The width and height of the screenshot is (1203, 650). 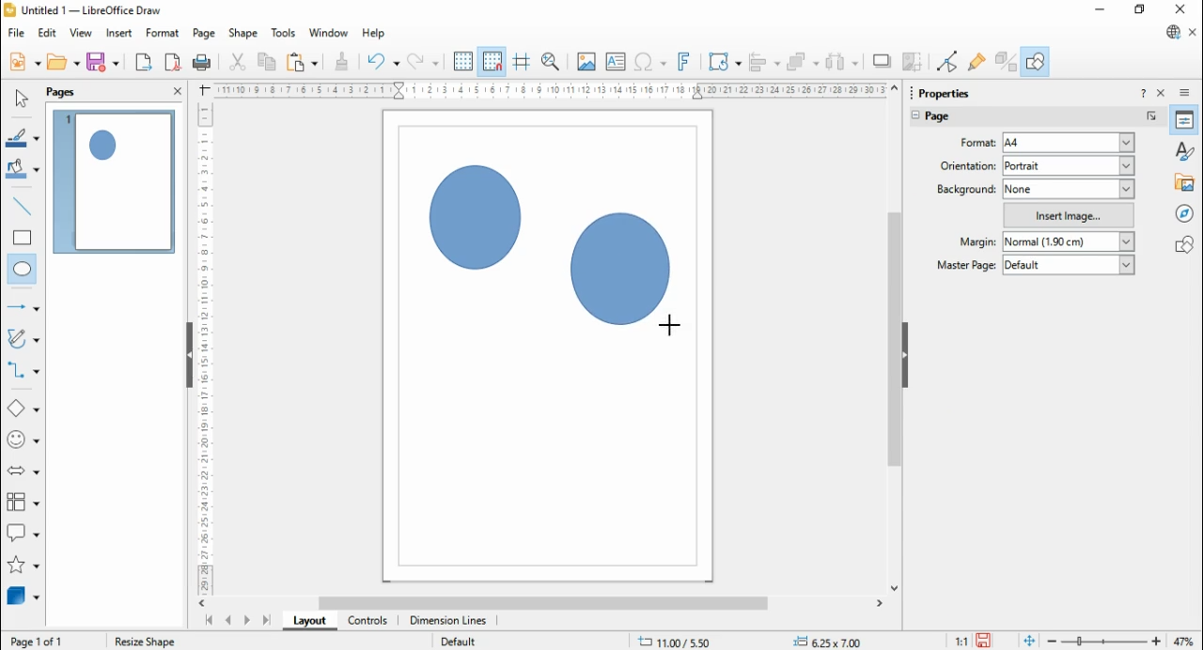 What do you see at coordinates (116, 181) in the screenshot?
I see `page 1` at bounding box center [116, 181].